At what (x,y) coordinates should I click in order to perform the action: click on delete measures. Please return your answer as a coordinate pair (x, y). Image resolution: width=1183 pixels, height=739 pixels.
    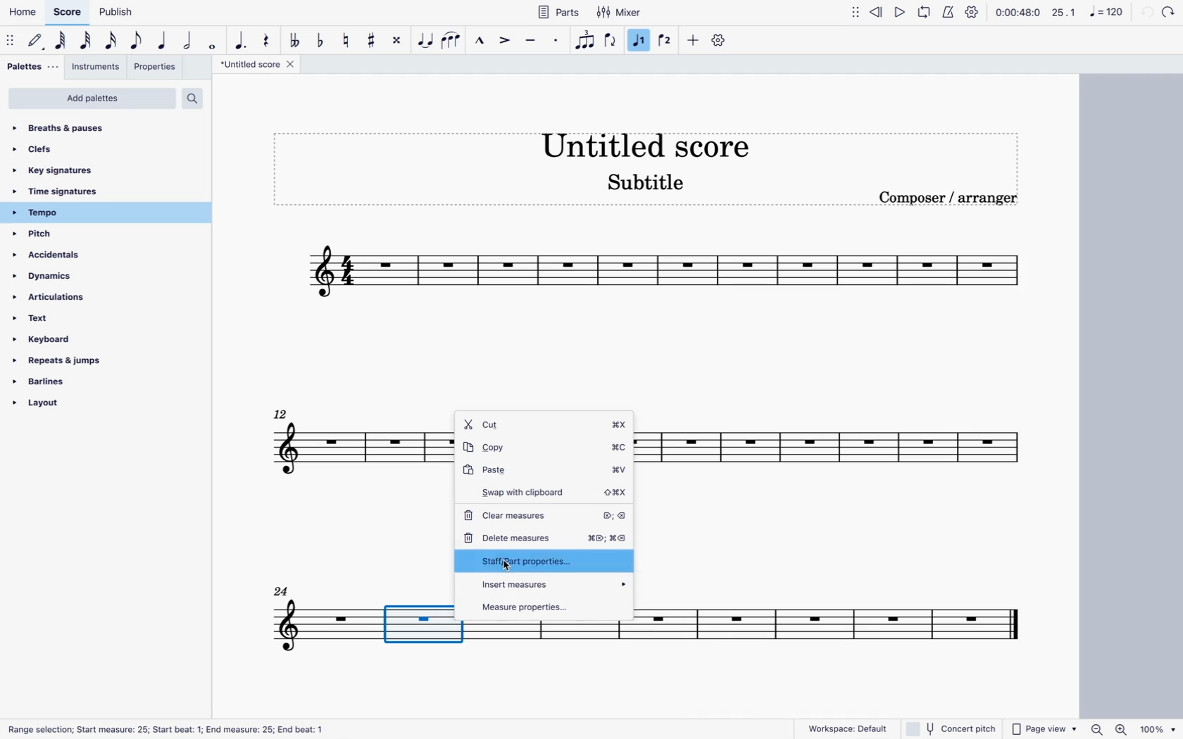
    Looking at the image, I should click on (546, 536).